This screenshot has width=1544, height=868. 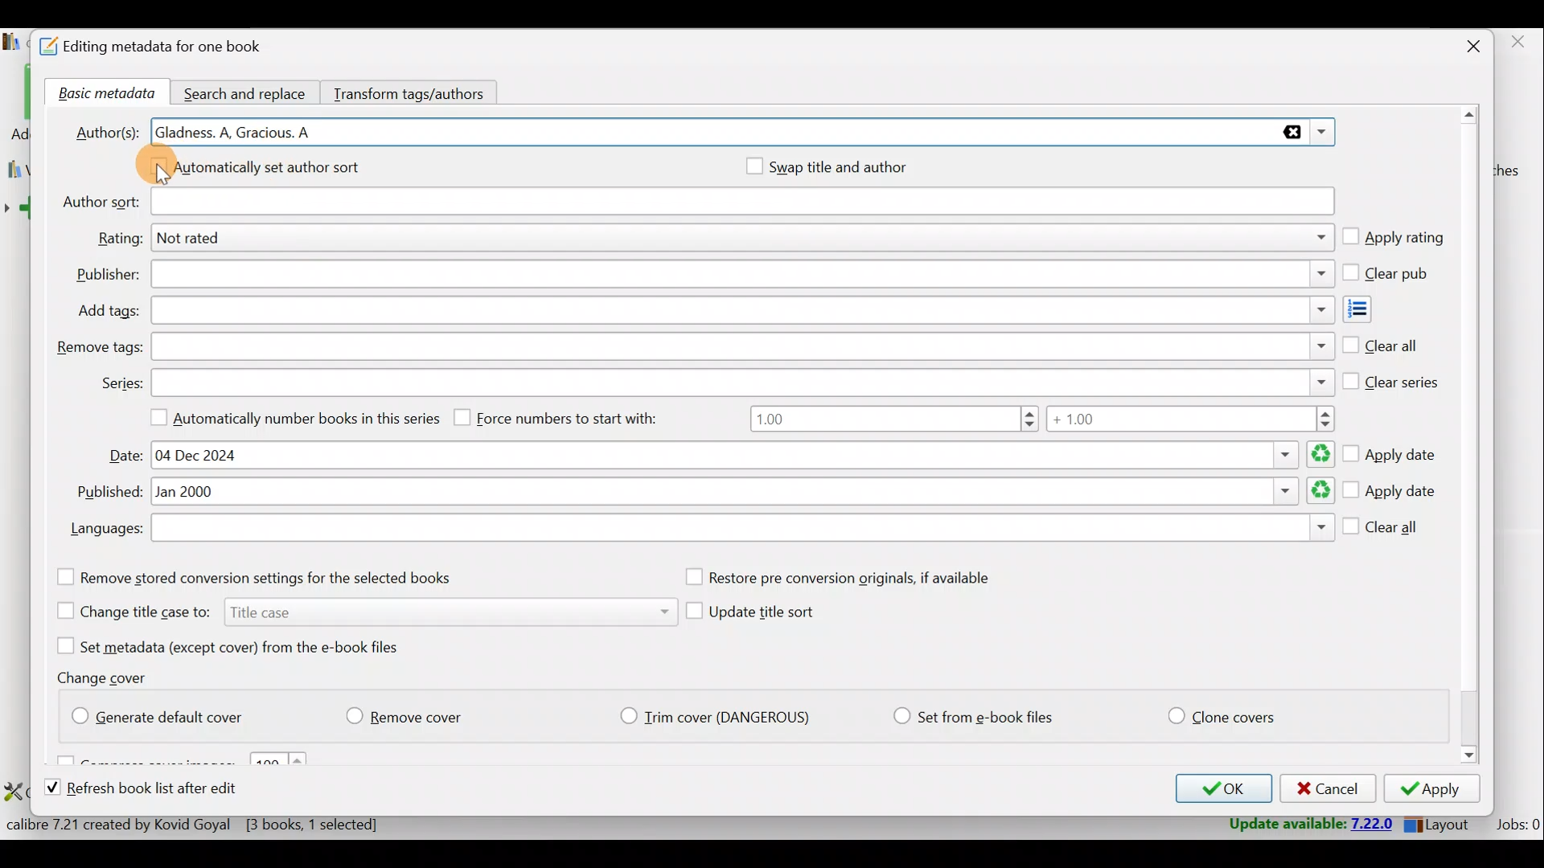 What do you see at coordinates (108, 677) in the screenshot?
I see `Change cover` at bounding box center [108, 677].